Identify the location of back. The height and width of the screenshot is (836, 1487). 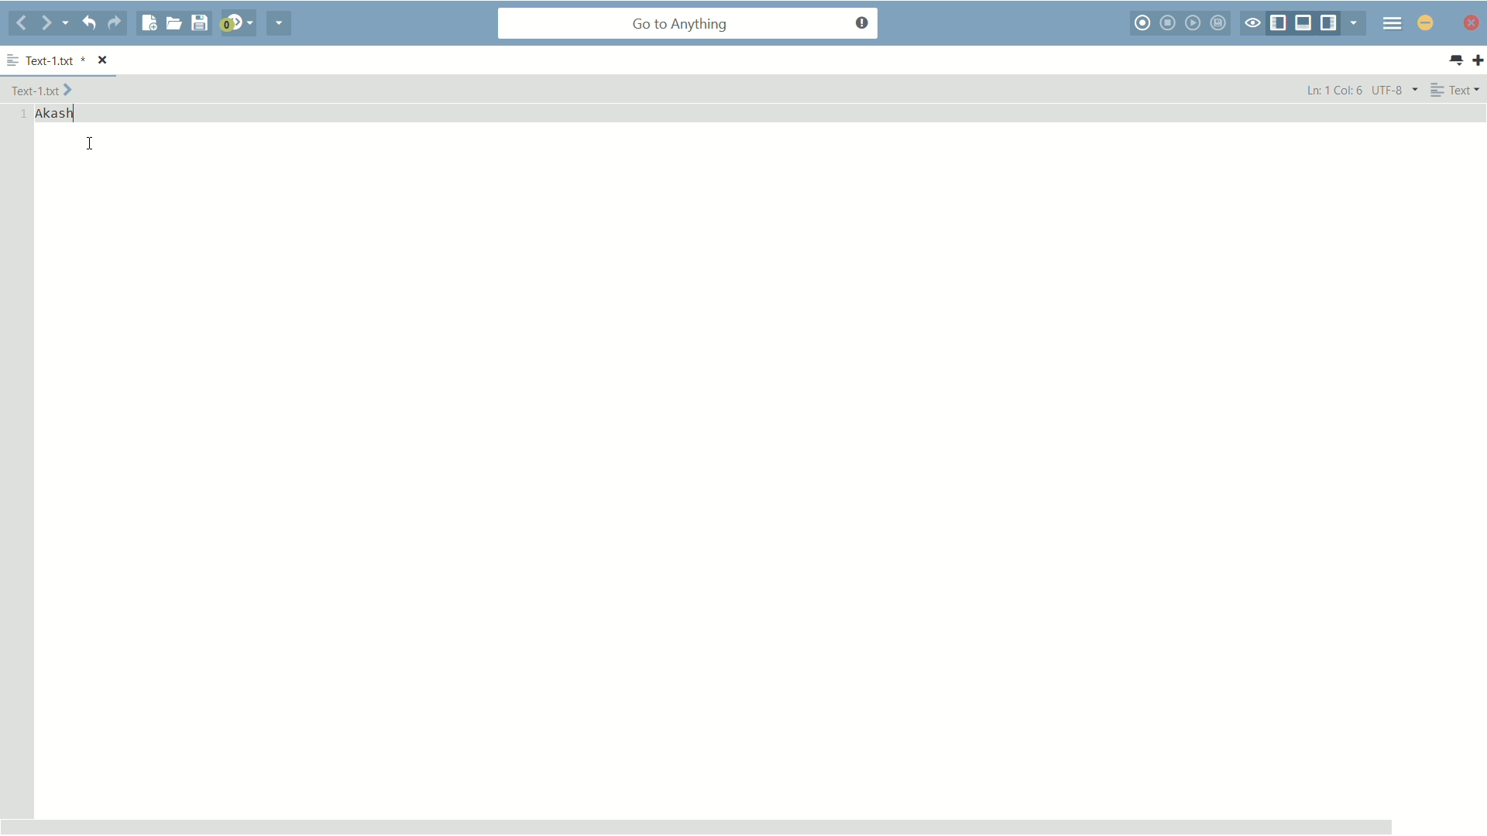
(20, 25).